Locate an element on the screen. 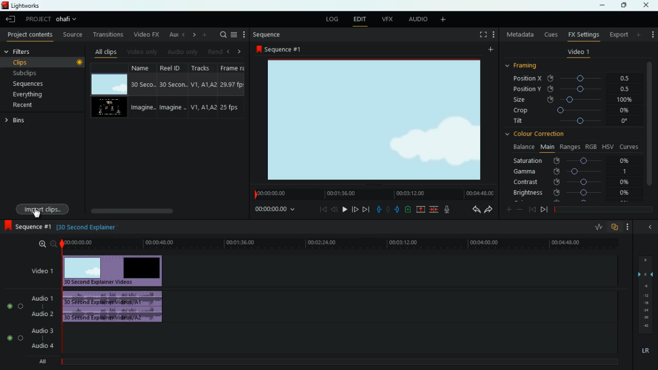 This screenshot has height=370, width=658. audio 4 is located at coordinates (42, 345).